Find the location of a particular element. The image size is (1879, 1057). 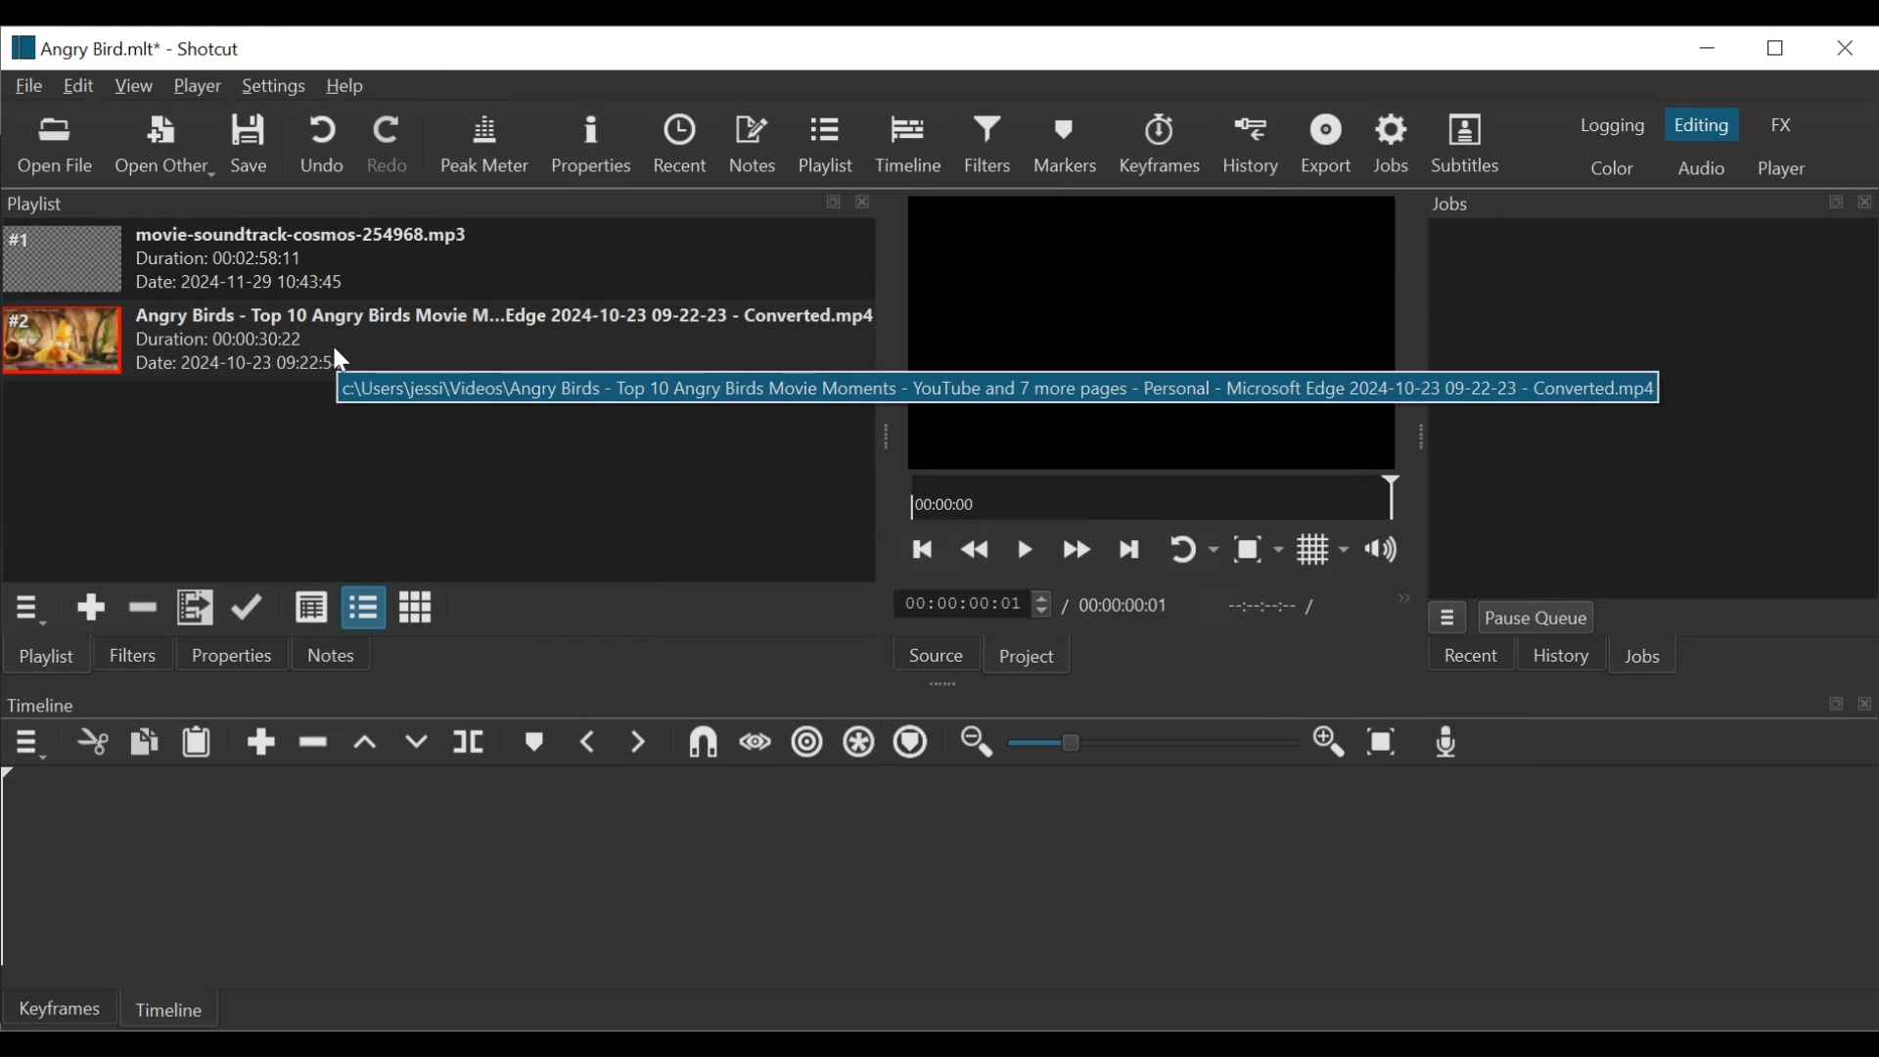

Redo is located at coordinates (390, 145).